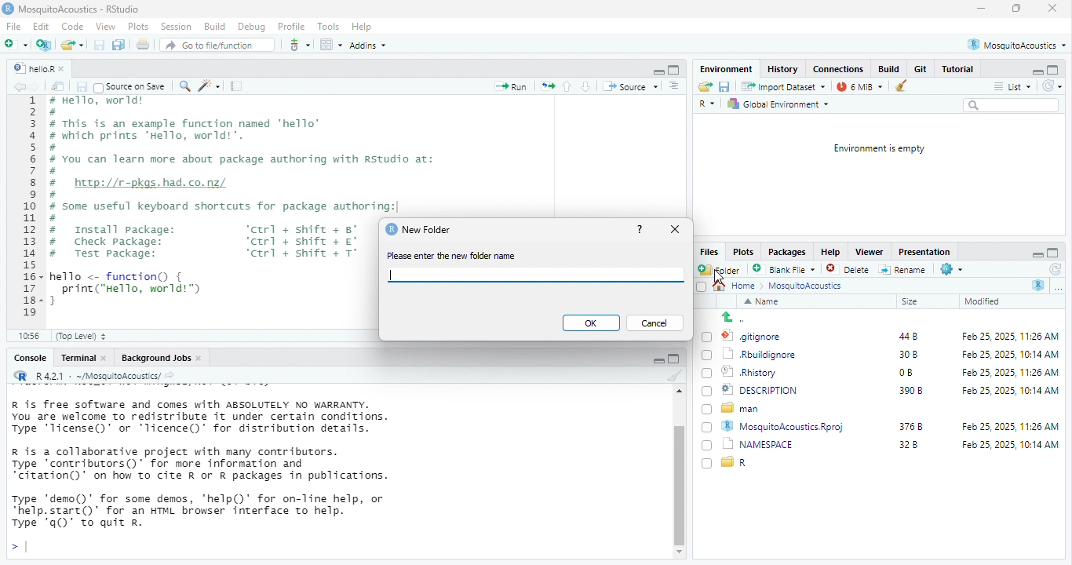 Image resolution: width=1072 pixels, height=565 pixels. Describe the element at coordinates (328, 25) in the screenshot. I see `Tools` at that location.